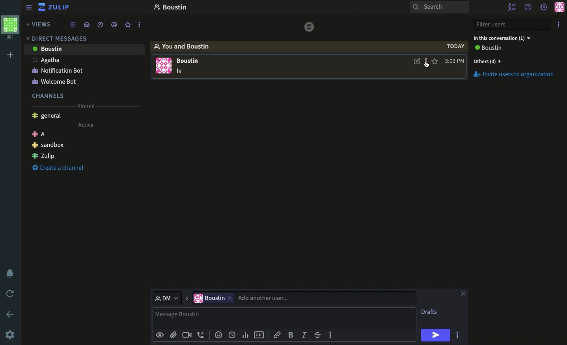 Image resolution: width=567 pixels, height=345 pixels. I want to click on Message, so click(284, 316).